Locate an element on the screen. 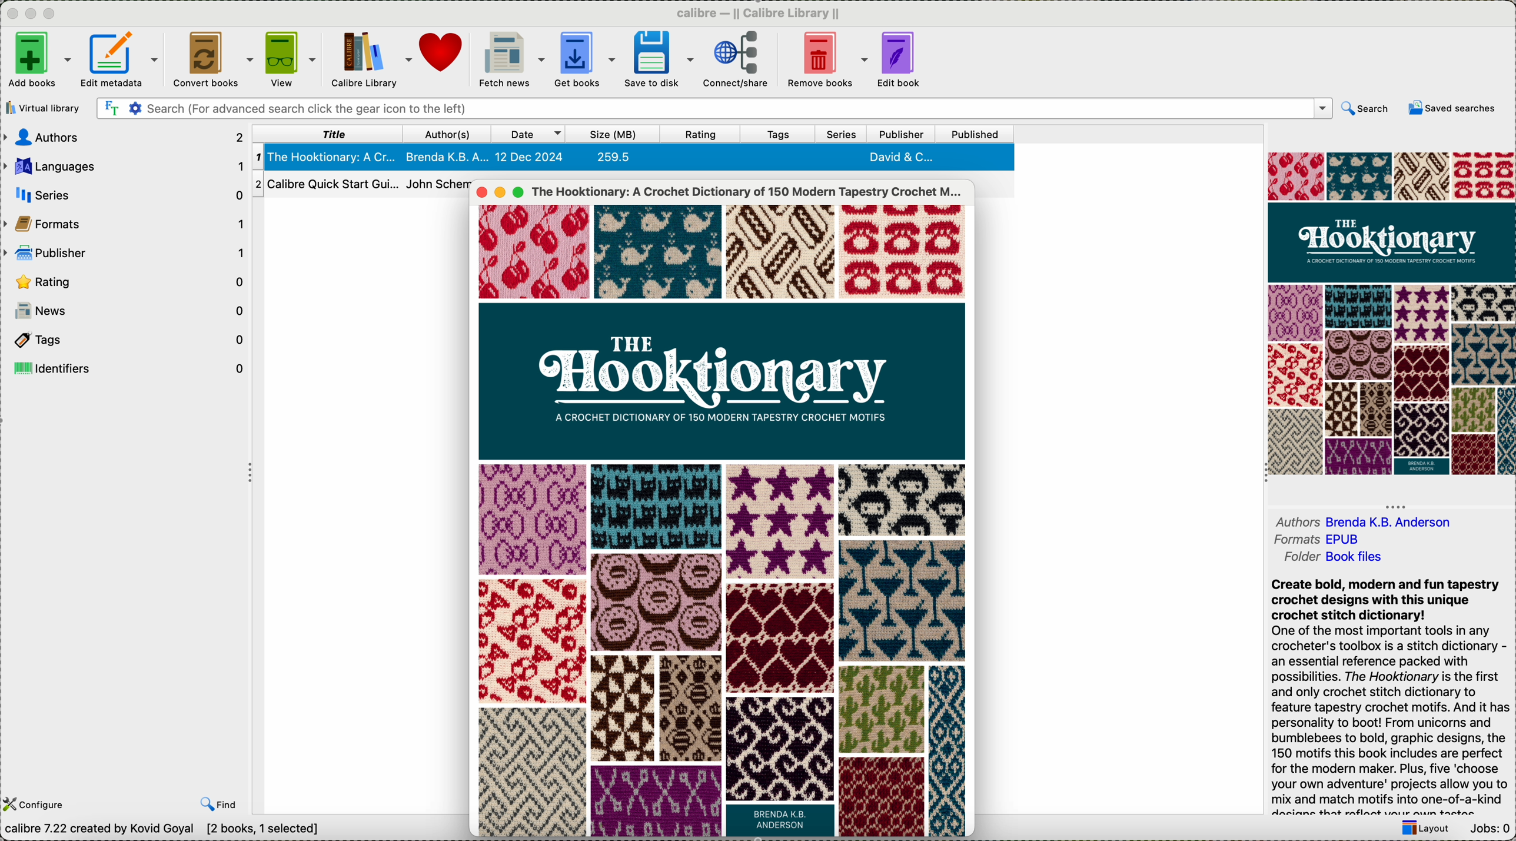 The height and width of the screenshot is (841, 1516). find is located at coordinates (219, 802).